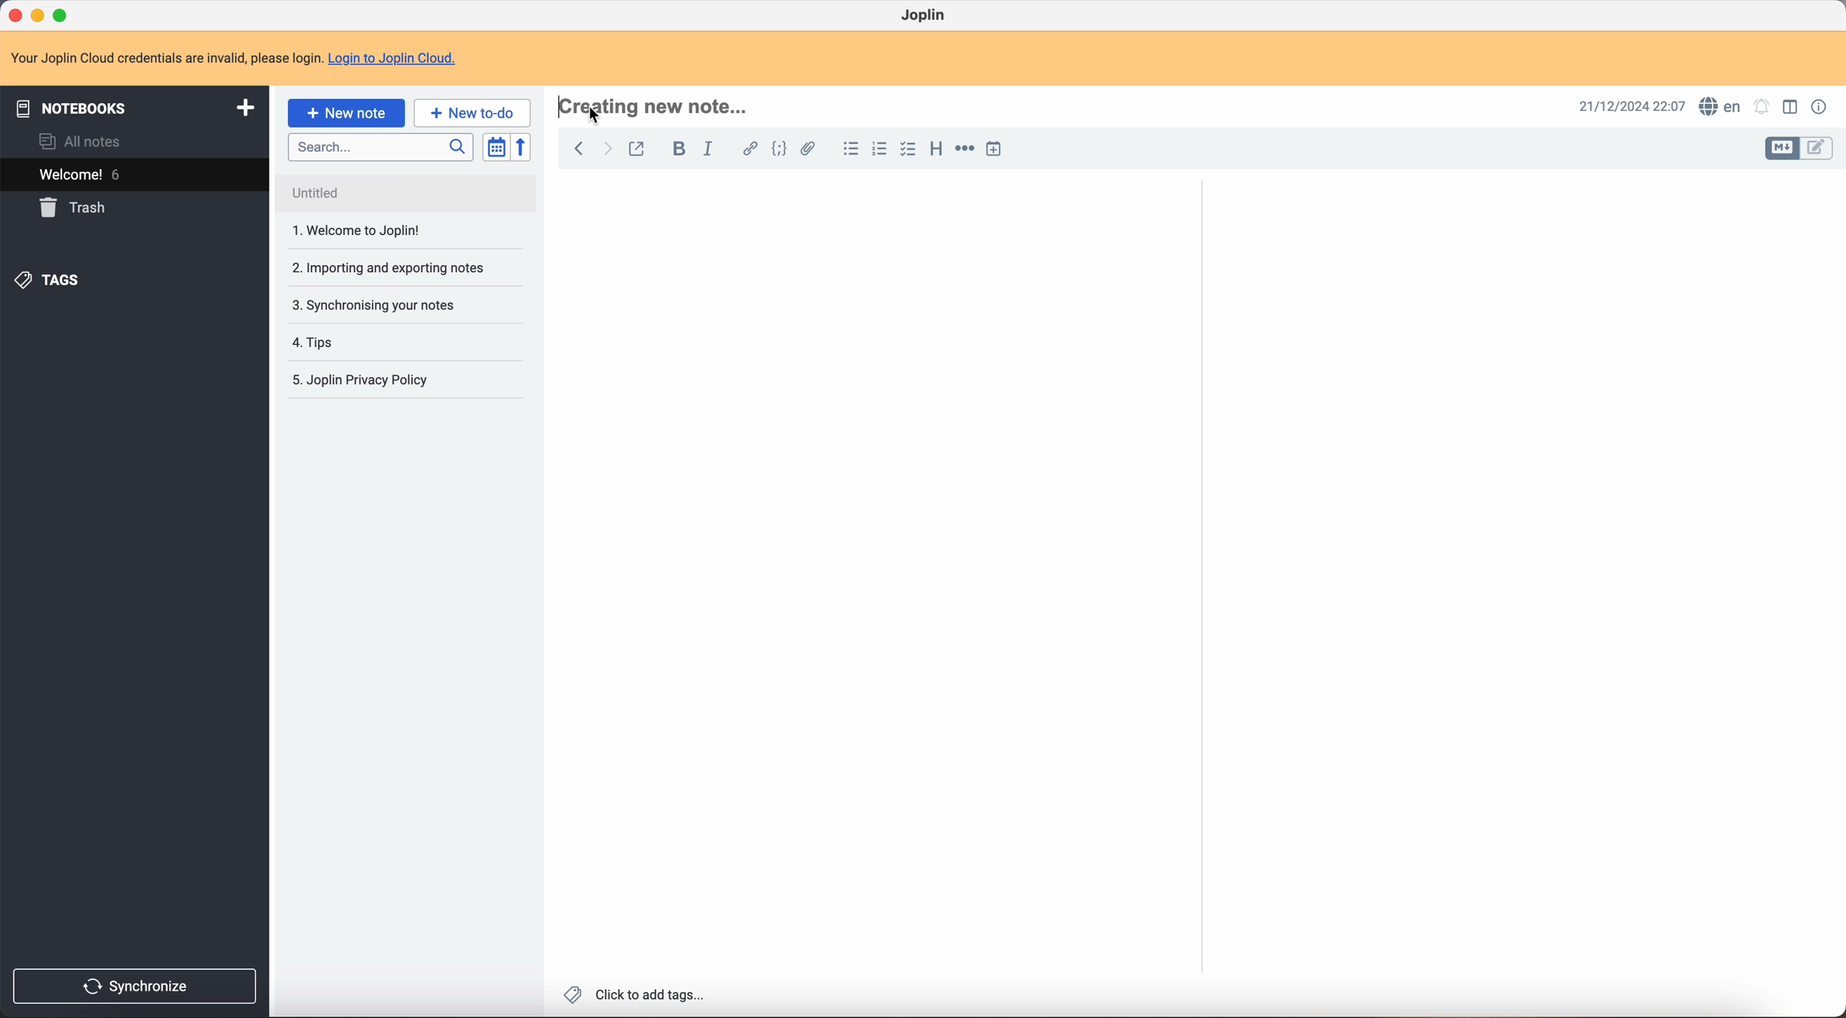 The image size is (1846, 1018). What do you see at coordinates (51, 282) in the screenshot?
I see `tags` at bounding box center [51, 282].